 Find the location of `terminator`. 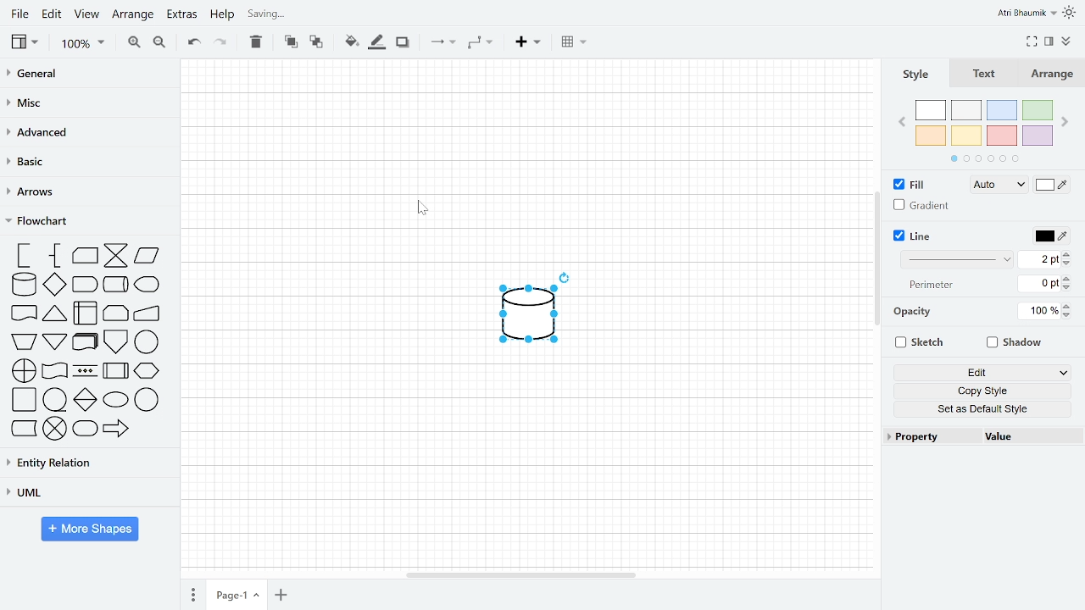

terminator is located at coordinates (85, 430).